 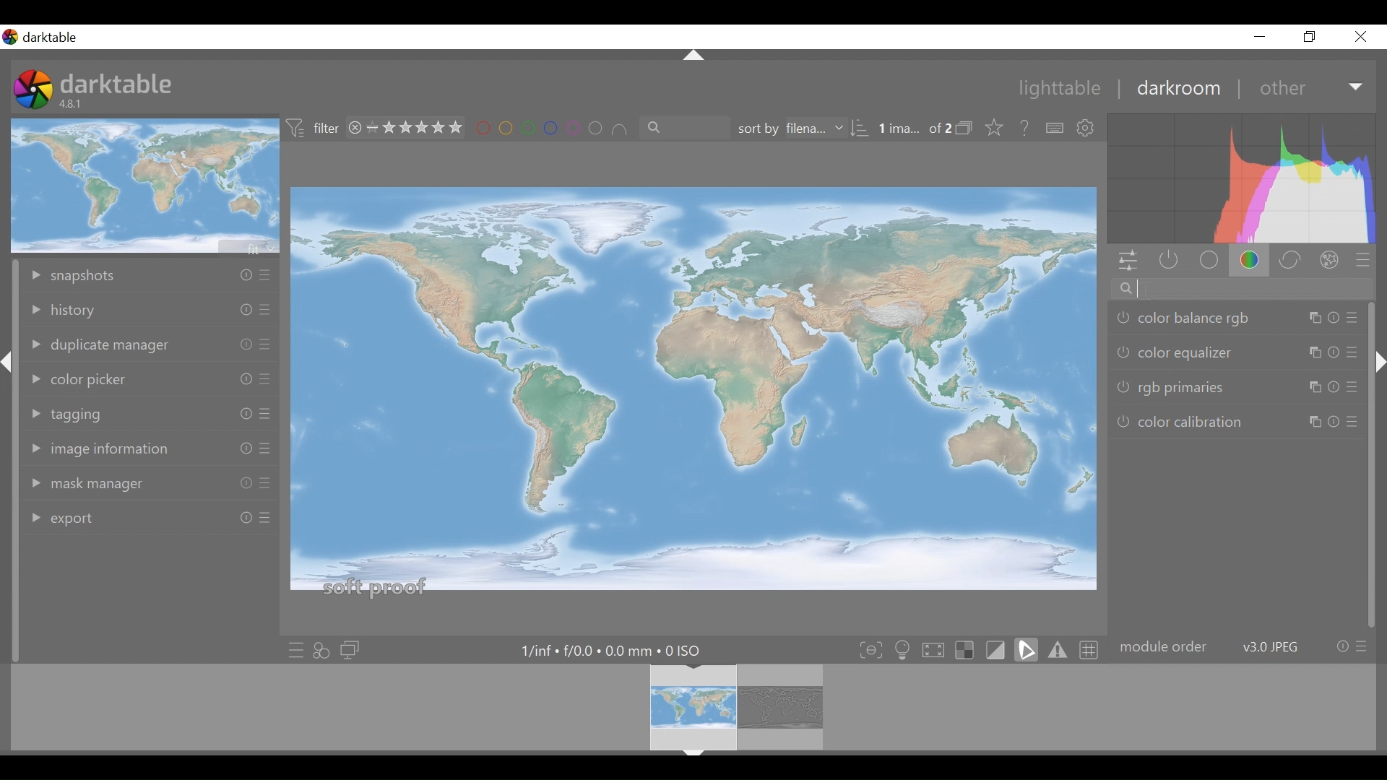 What do you see at coordinates (1249, 259) in the screenshot?
I see `color` at bounding box center [1249, 259].